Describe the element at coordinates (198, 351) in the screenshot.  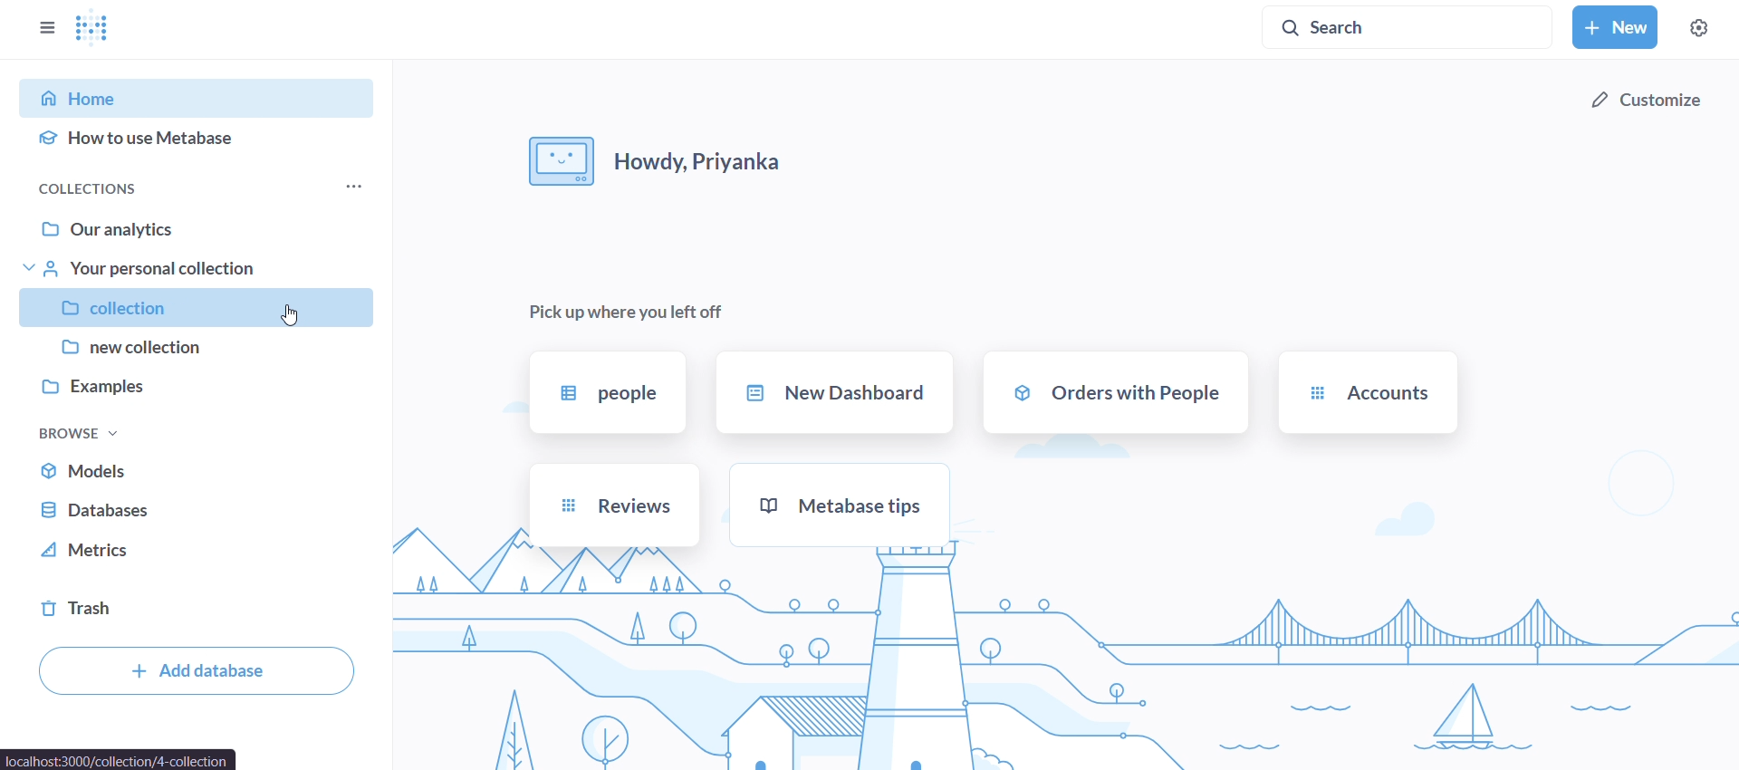
I see `new collection` at that location.